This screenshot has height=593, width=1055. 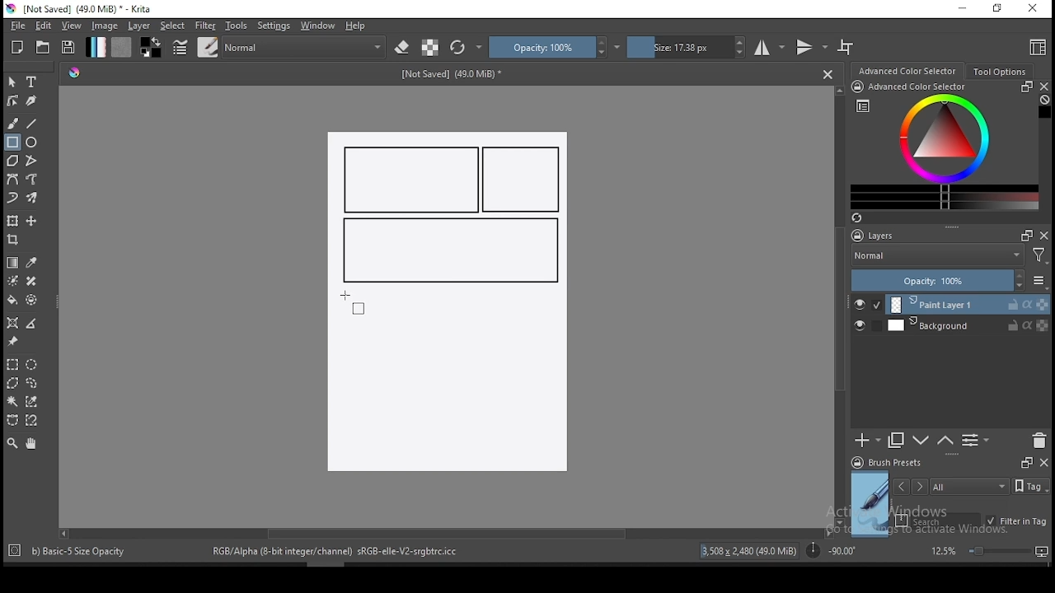 What do you see at coordinates (30, 420) in the screenshot?
I see `magnetic curve selection tool` at bounding box center [30, 420].